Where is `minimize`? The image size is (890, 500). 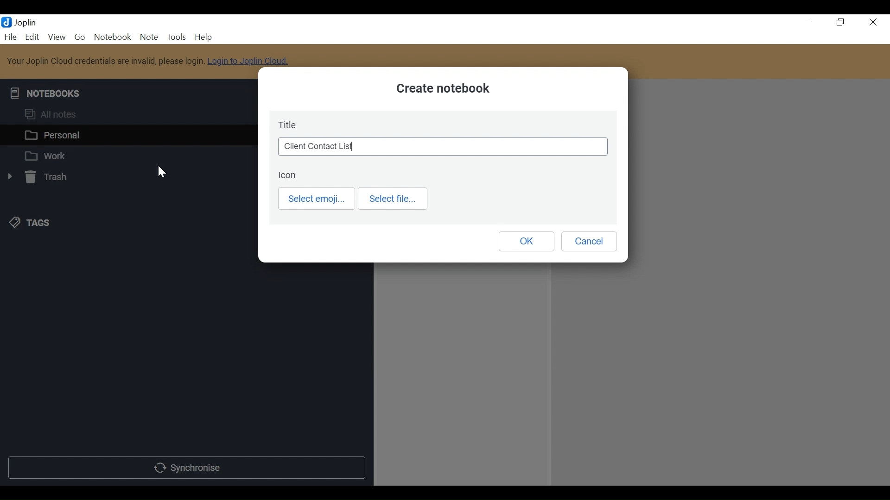 minimize is located at coordinates (806, 22).